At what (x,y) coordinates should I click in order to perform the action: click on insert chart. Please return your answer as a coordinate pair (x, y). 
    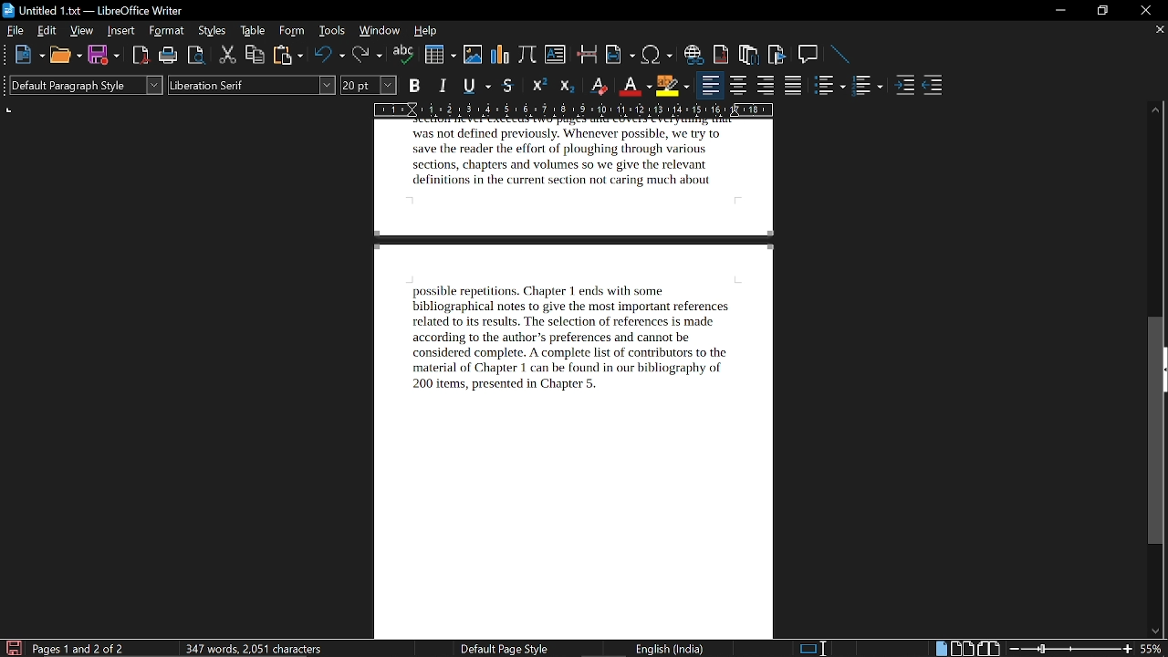
    Looking at the image, I should click on (501, 57).